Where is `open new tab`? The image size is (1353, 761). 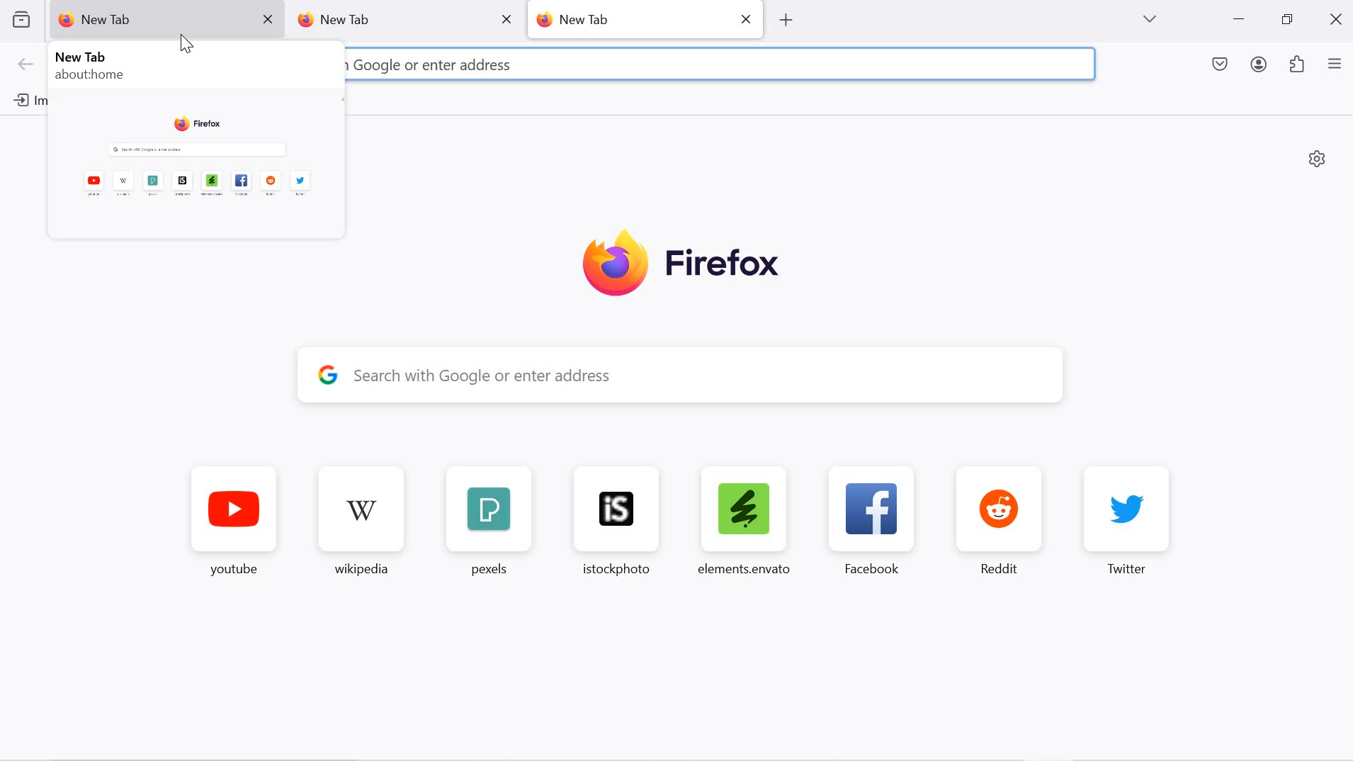
open new tab is located at coordinates (784, 20).